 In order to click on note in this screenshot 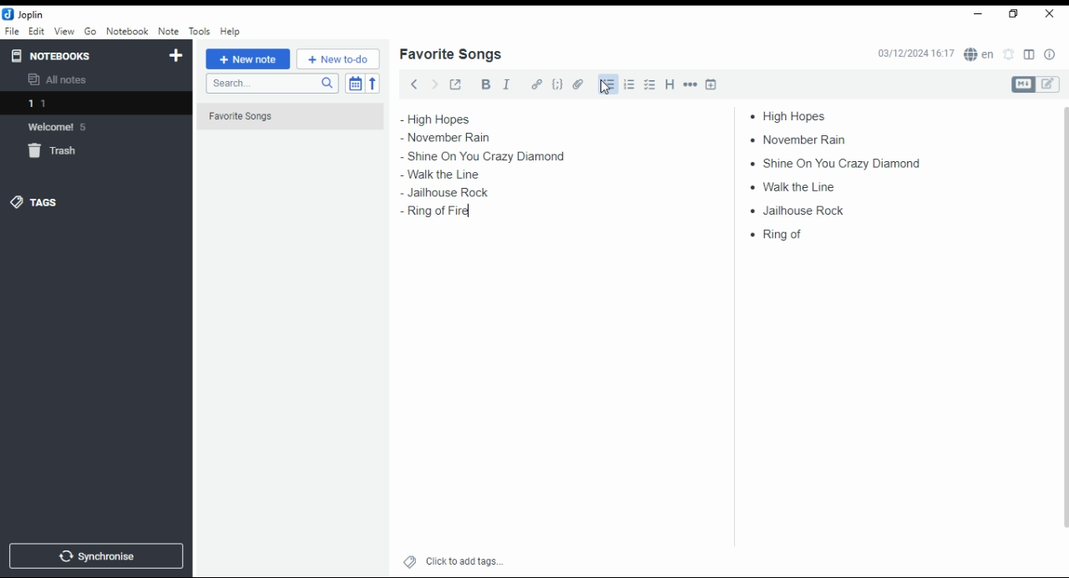, I will do `click(168, 31)`.